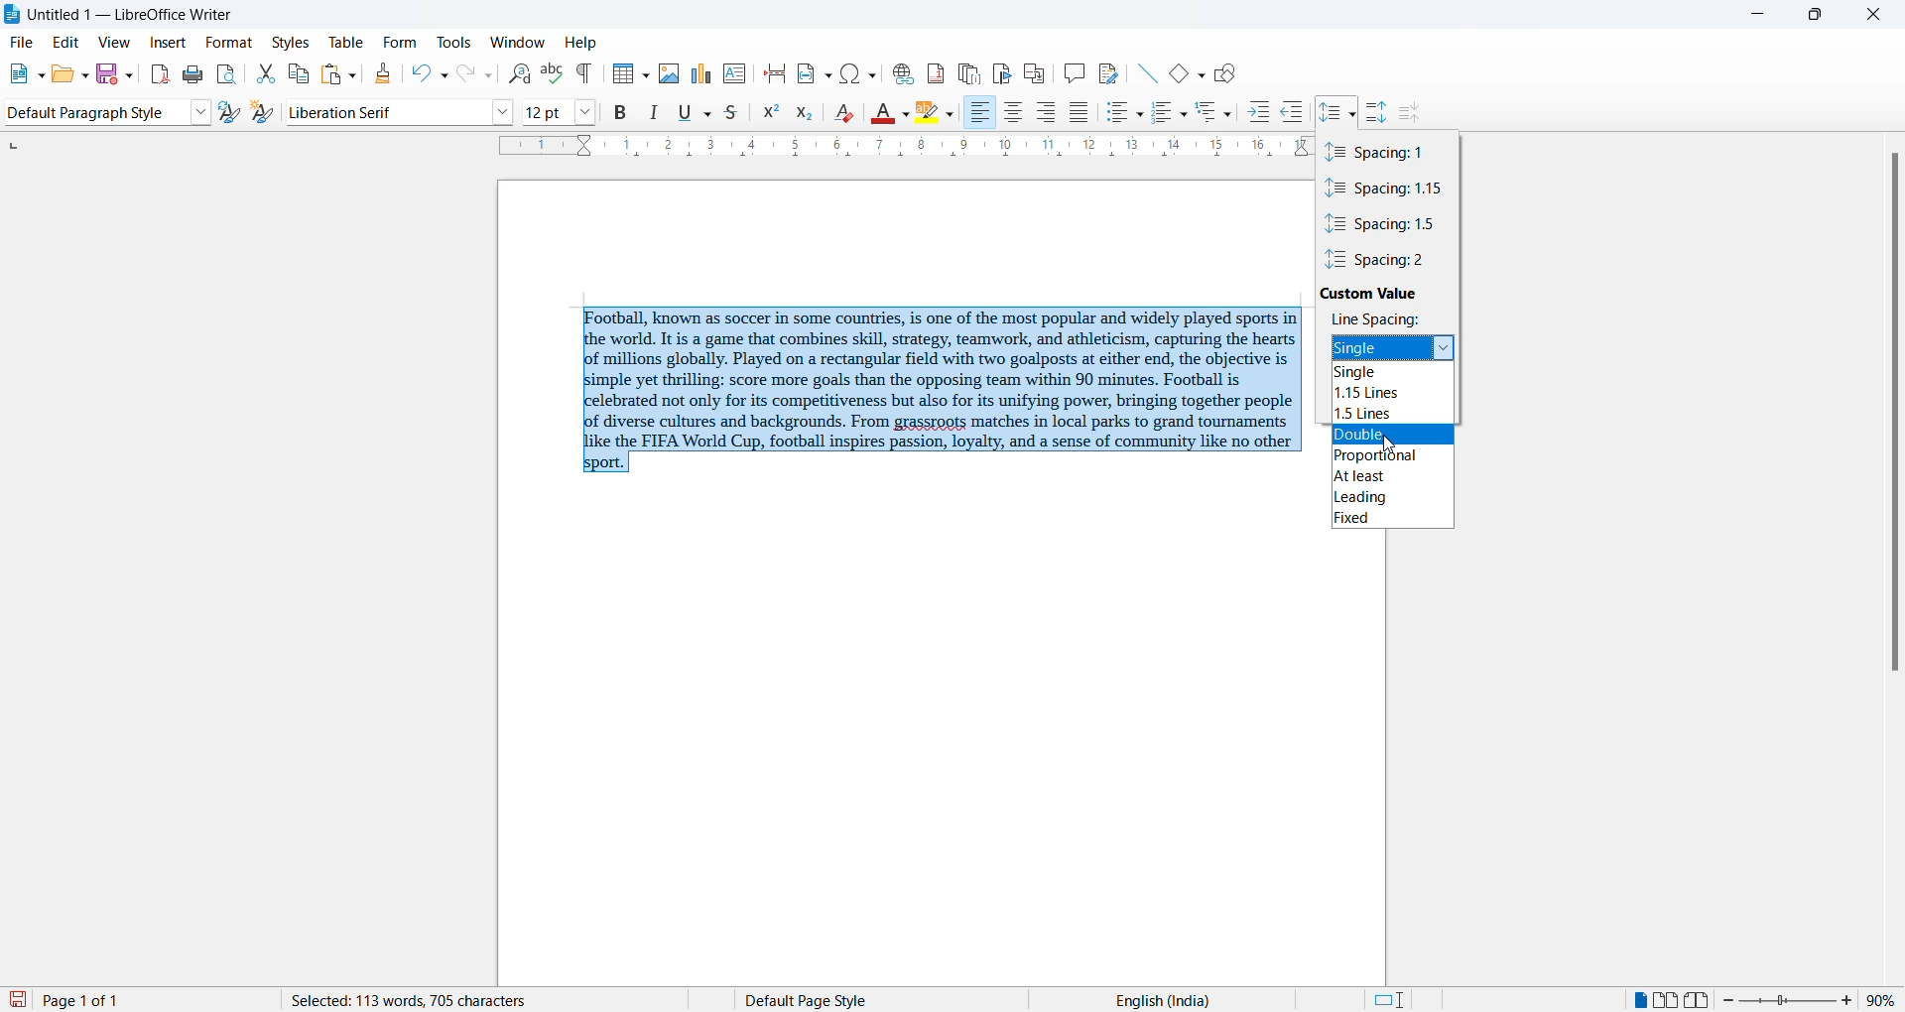 Image resolution: width=1905 pixels, height=1012 pixels. What do you see at coordinates (264, 70) in the screenshot?
I see `cut` at bounding box center [264, 70].